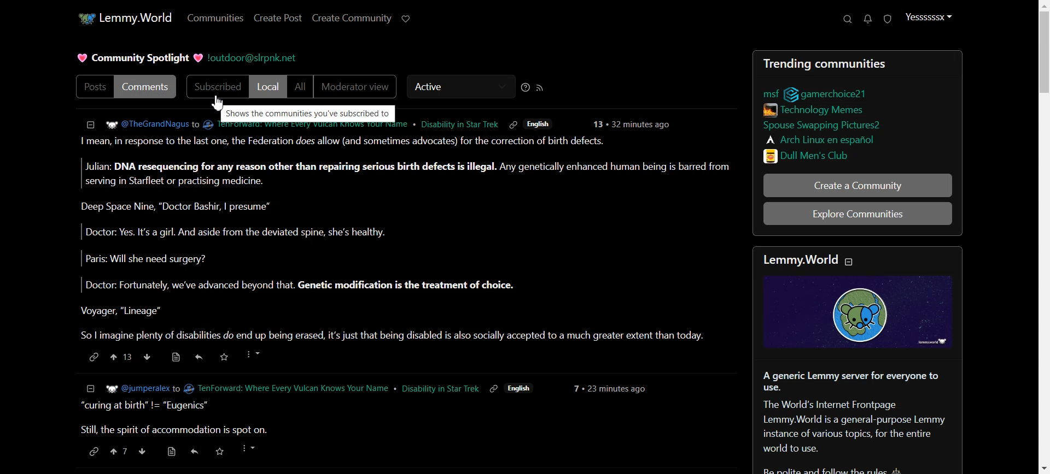  I want to click on bookmark, so click(175, 357).